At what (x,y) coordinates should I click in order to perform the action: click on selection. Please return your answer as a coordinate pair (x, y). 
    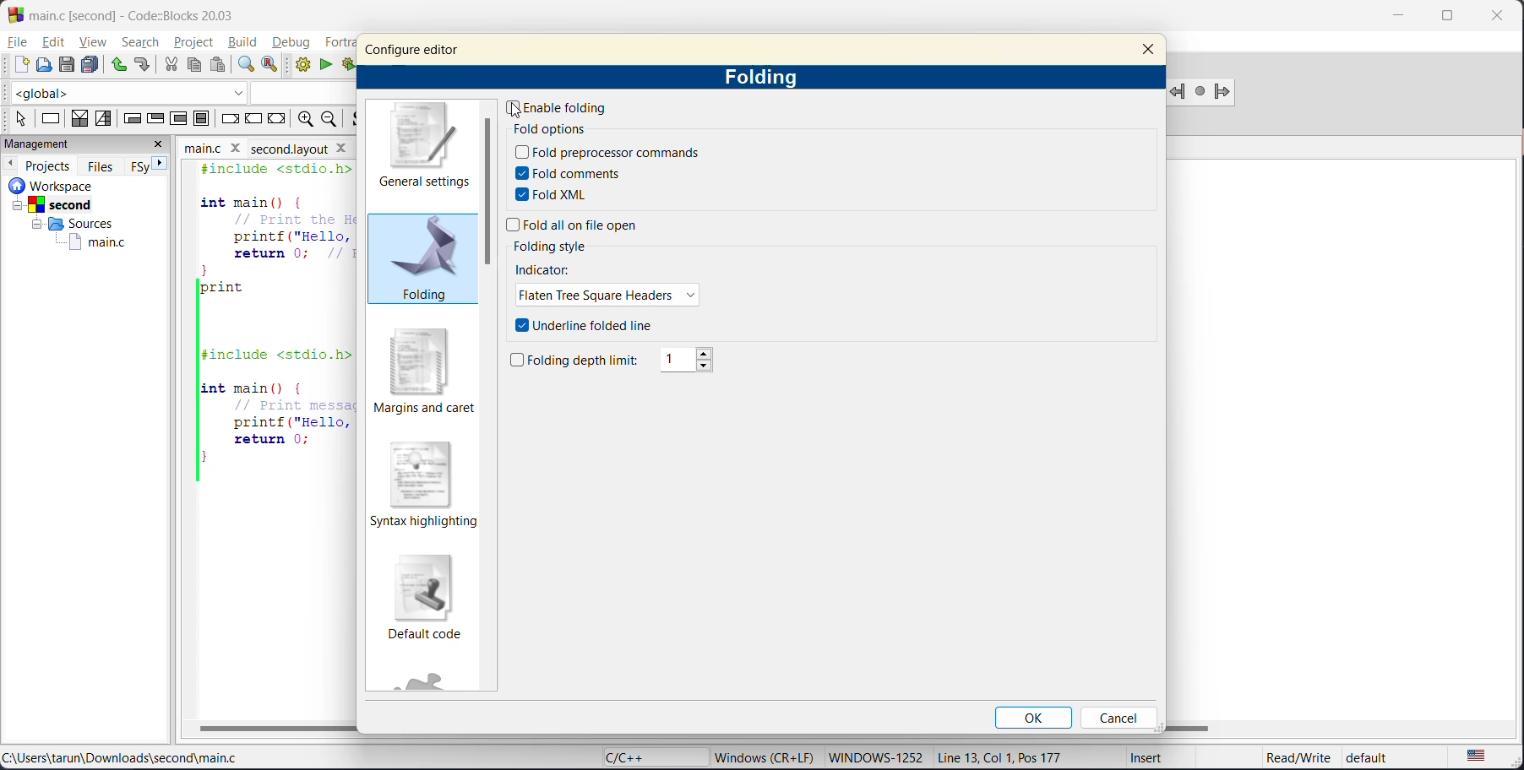
    Looking at the image, I should click on (105, 118).